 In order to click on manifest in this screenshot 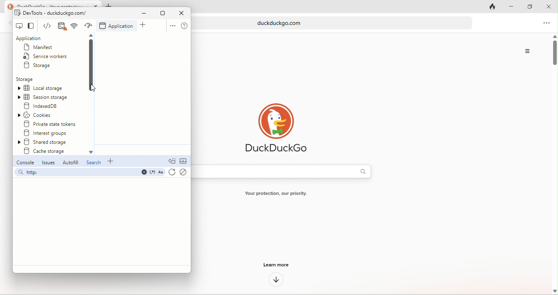, I will do `click(42, 49)`.